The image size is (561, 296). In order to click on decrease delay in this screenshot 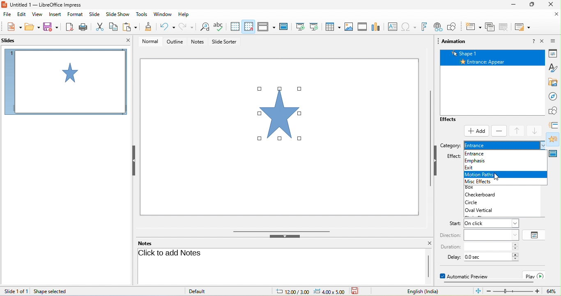, I will do `click(515, 259)`.